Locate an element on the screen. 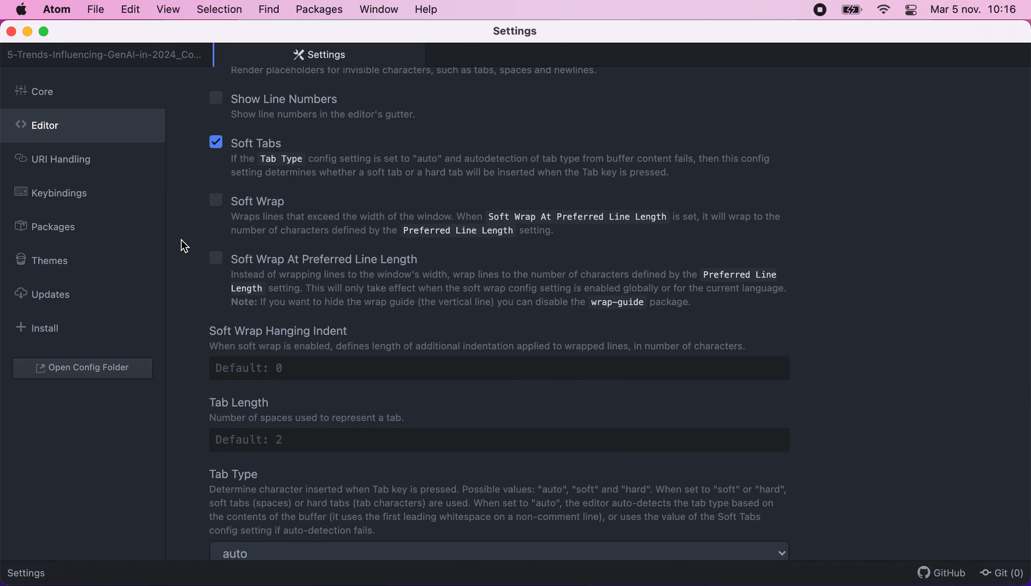 This screenshot has height=586, width=1031. window is located at coordinates (379, 9).